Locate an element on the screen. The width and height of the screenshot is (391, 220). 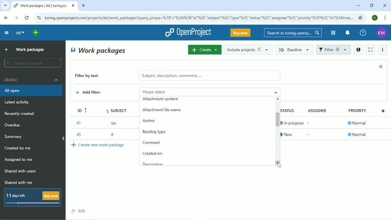
Site address is located at coordinates (199, 17).